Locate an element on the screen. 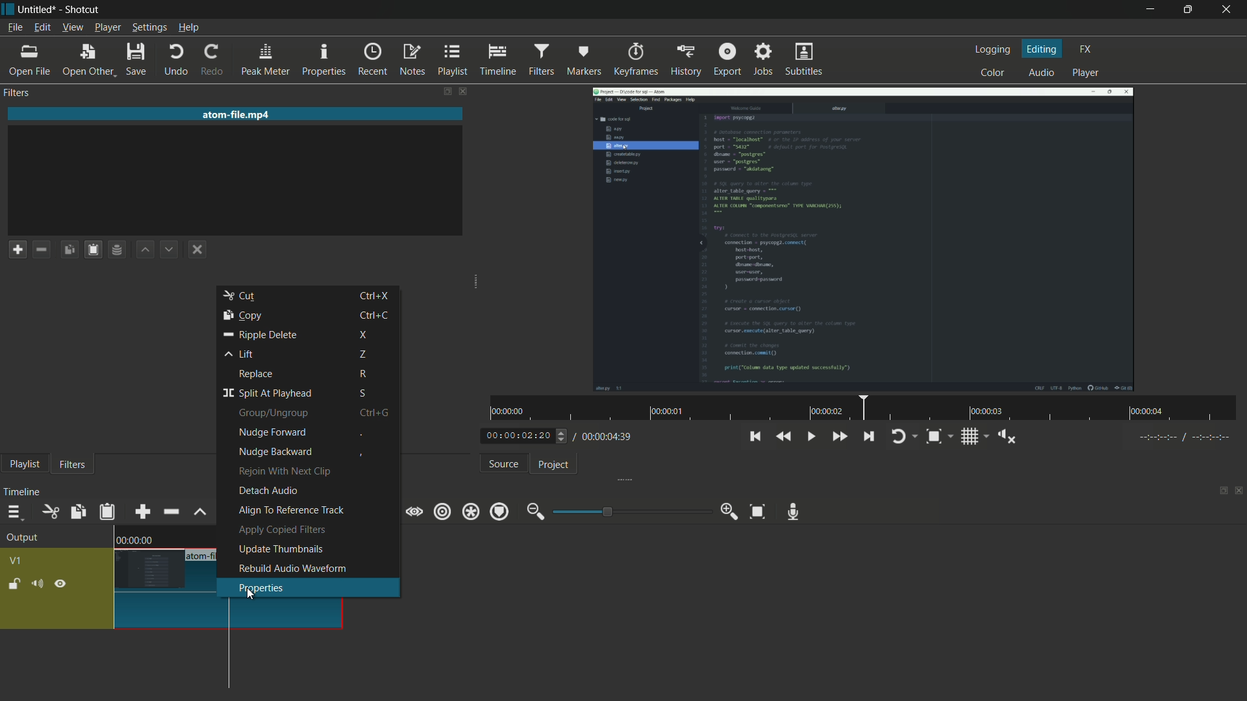 The image size is (1247, 701). properties is located at coordinates (260, 585).